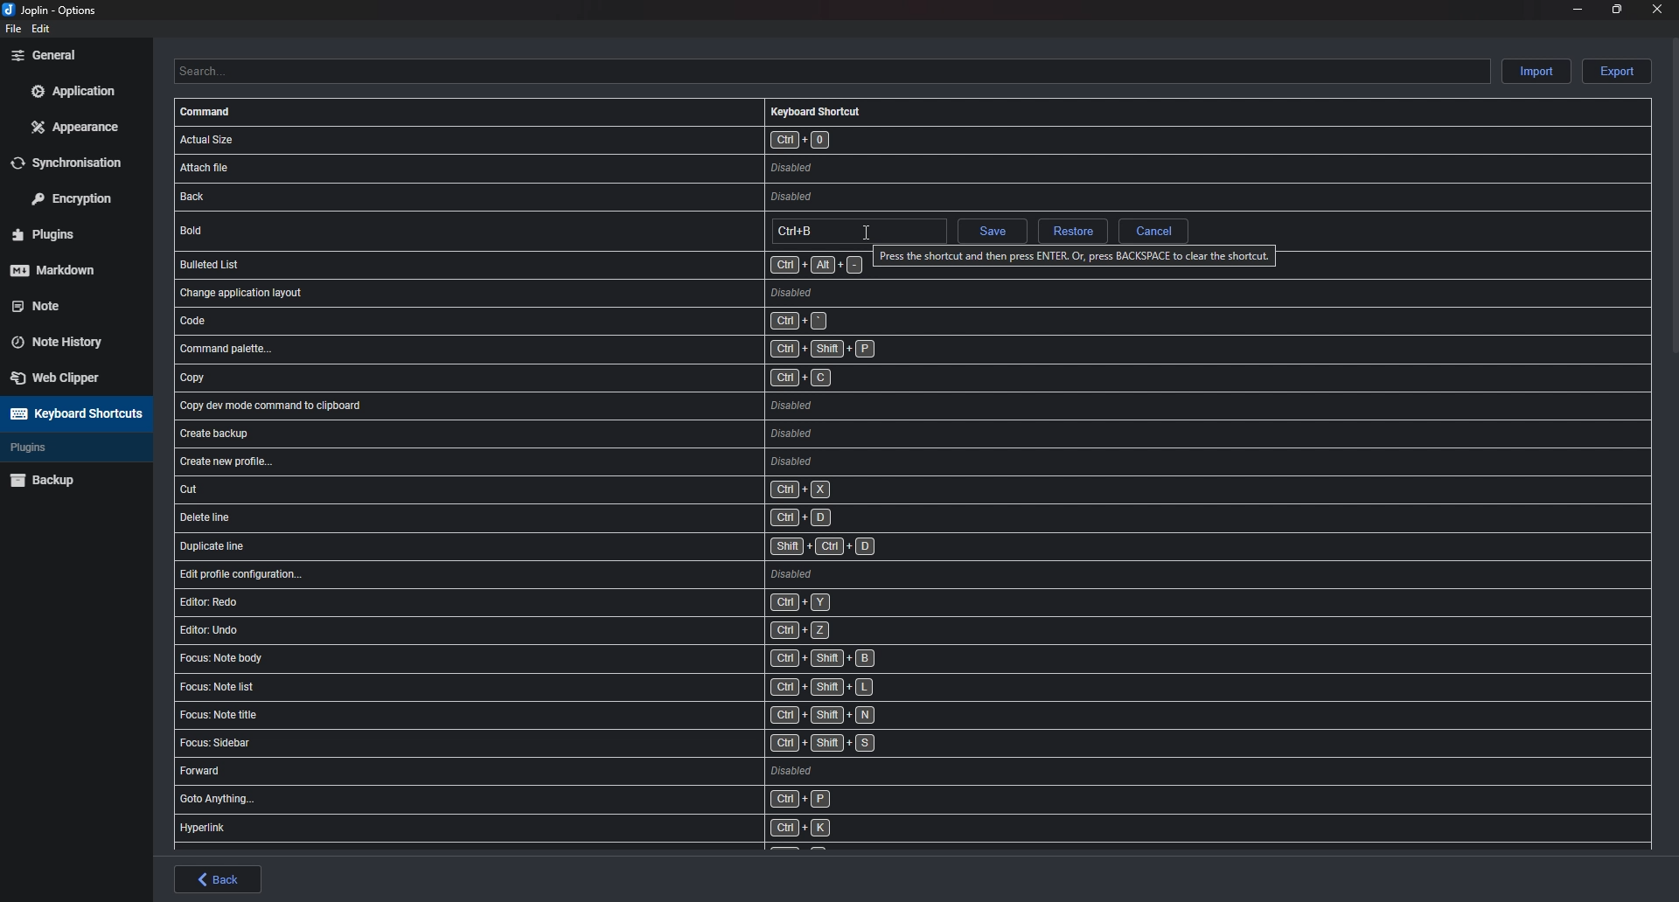 The height and width of the screenshot is (902, 1679). What do you see at coordinates (603, 573) in the screenshot?
I see `shortcut` at bounding box center [603, 573].